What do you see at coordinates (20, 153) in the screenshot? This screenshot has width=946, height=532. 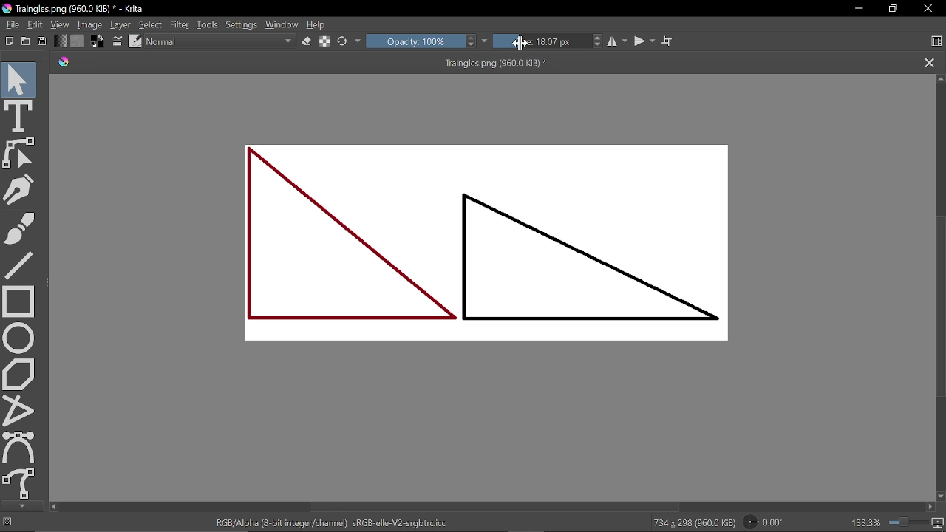 I see `Edit shapes tool` at bounding box center [20, 153].